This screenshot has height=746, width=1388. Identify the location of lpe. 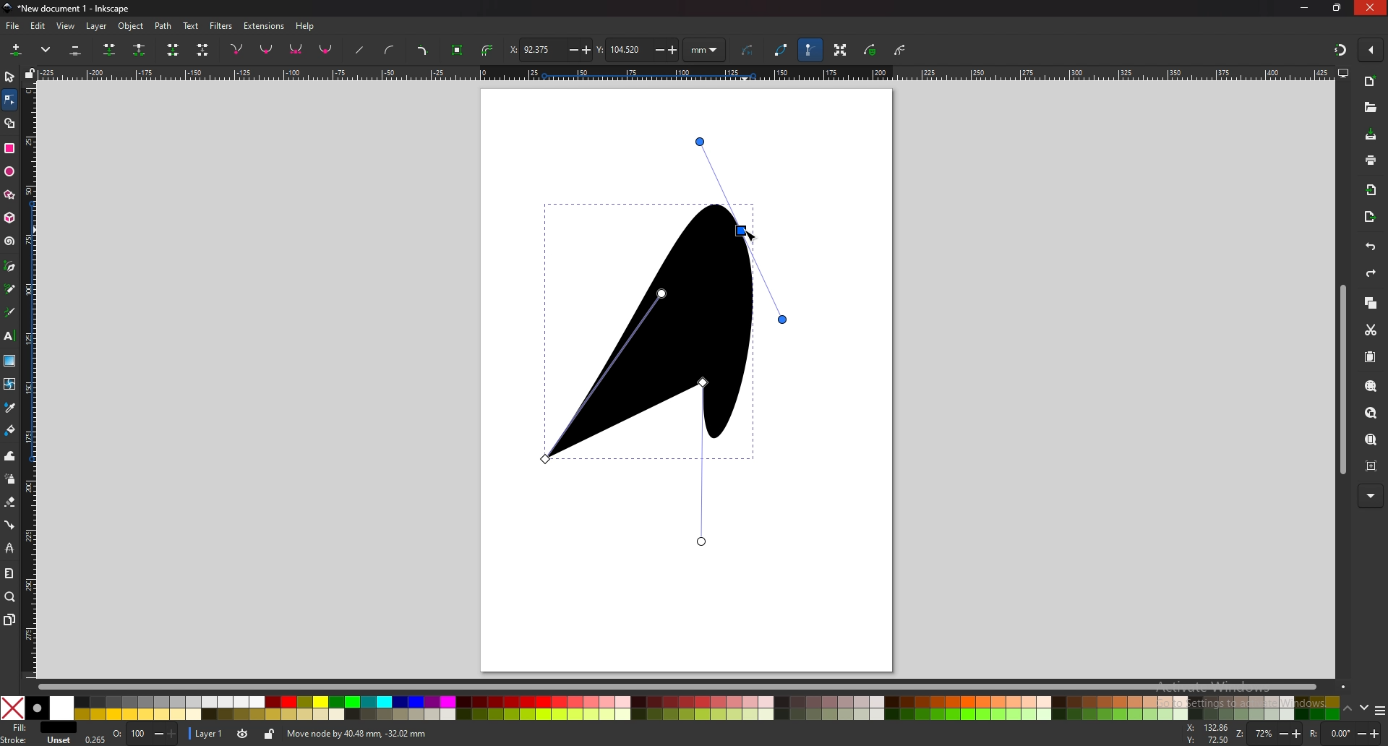
(9, 547).